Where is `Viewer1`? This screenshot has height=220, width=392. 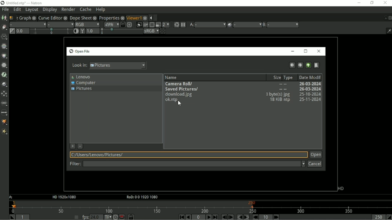
Viewer1 is located at coordinates (134, 18).